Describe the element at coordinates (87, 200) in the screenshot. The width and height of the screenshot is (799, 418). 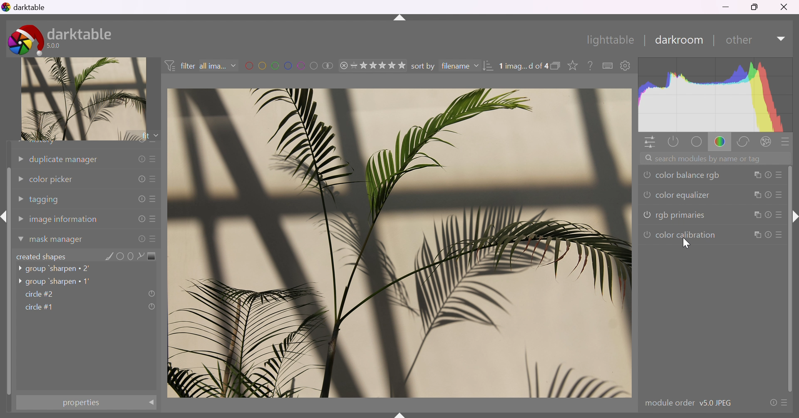
I see `tagging` at that location.